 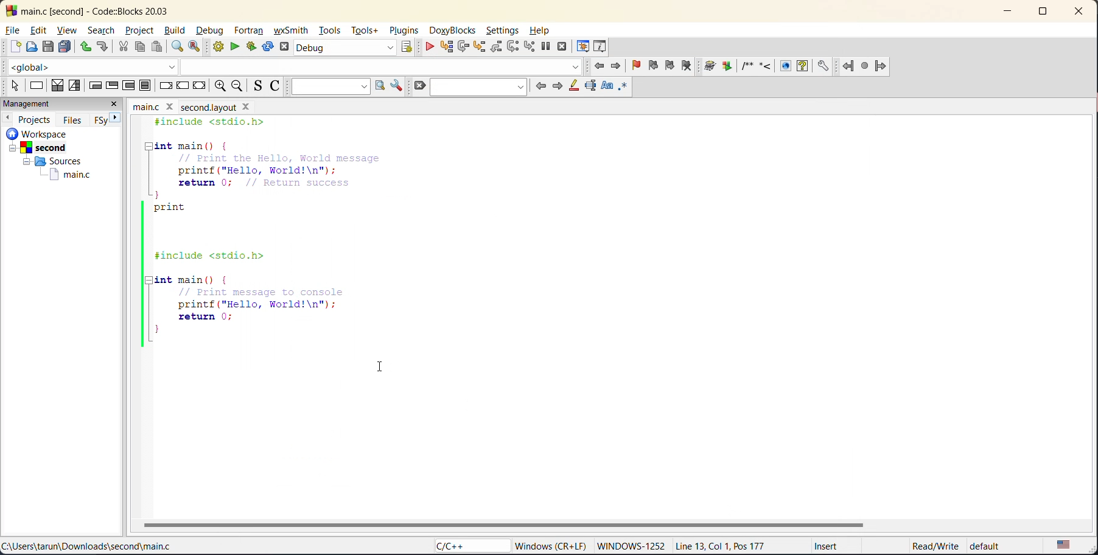 What do you see at coordinates (31, 47) in the screenshot?
I see `open` at bounding box center [31, 47].